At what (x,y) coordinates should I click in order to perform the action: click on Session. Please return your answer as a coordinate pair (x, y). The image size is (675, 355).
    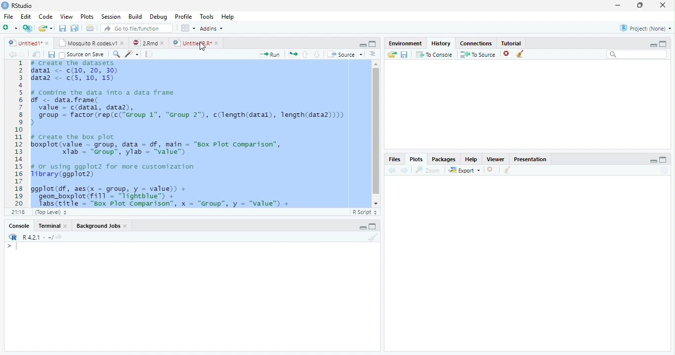
    Looking at the image, I should click on (110, 16).